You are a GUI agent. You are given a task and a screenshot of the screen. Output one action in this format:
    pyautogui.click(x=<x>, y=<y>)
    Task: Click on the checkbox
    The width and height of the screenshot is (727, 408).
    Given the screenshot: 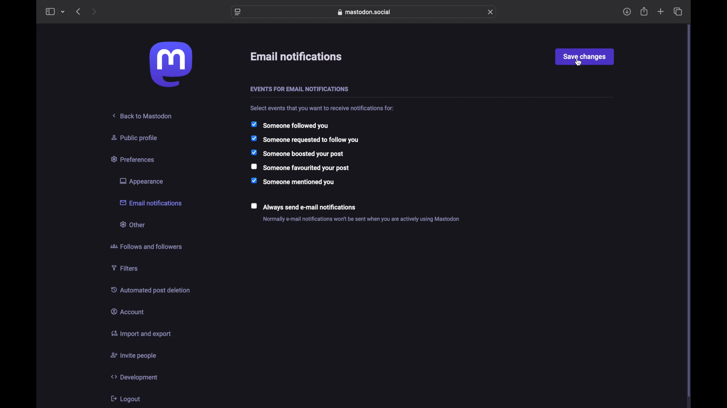 What is the action you would take?
    pyautogui.click(x=304, y=139)
    